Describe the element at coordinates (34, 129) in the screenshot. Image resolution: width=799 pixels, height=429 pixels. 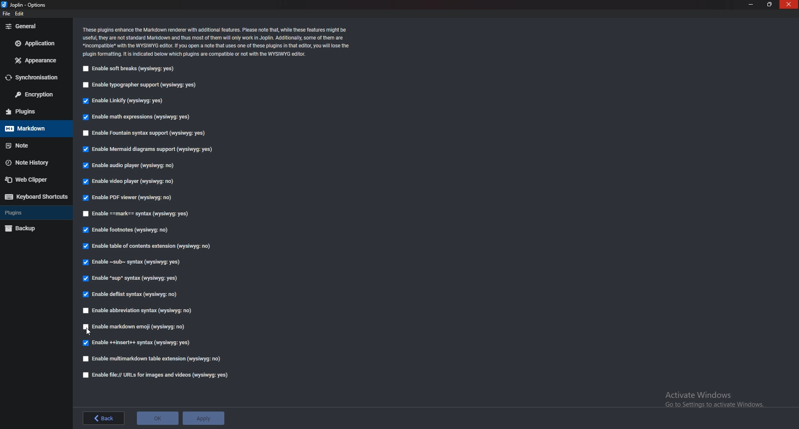
I see `Mark down` at that location.